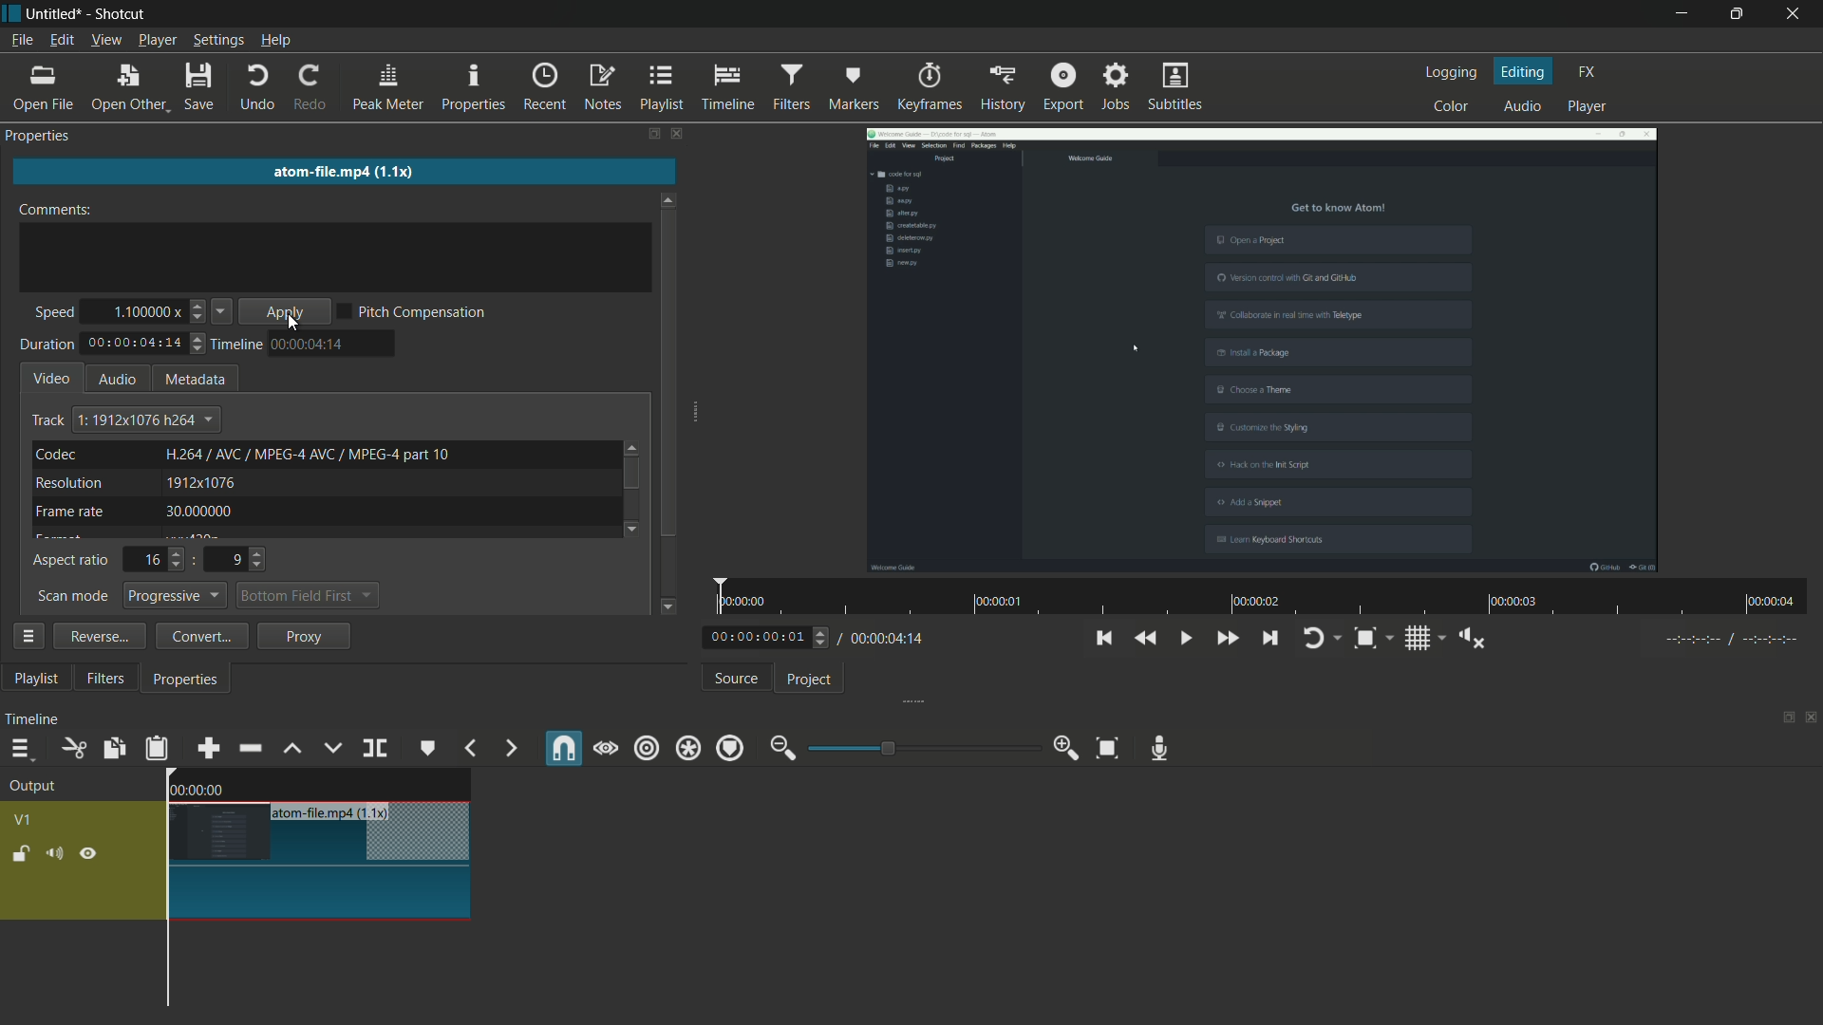 The image size is (1823, 1025). I want to click on imported file name, so click(331, 171).